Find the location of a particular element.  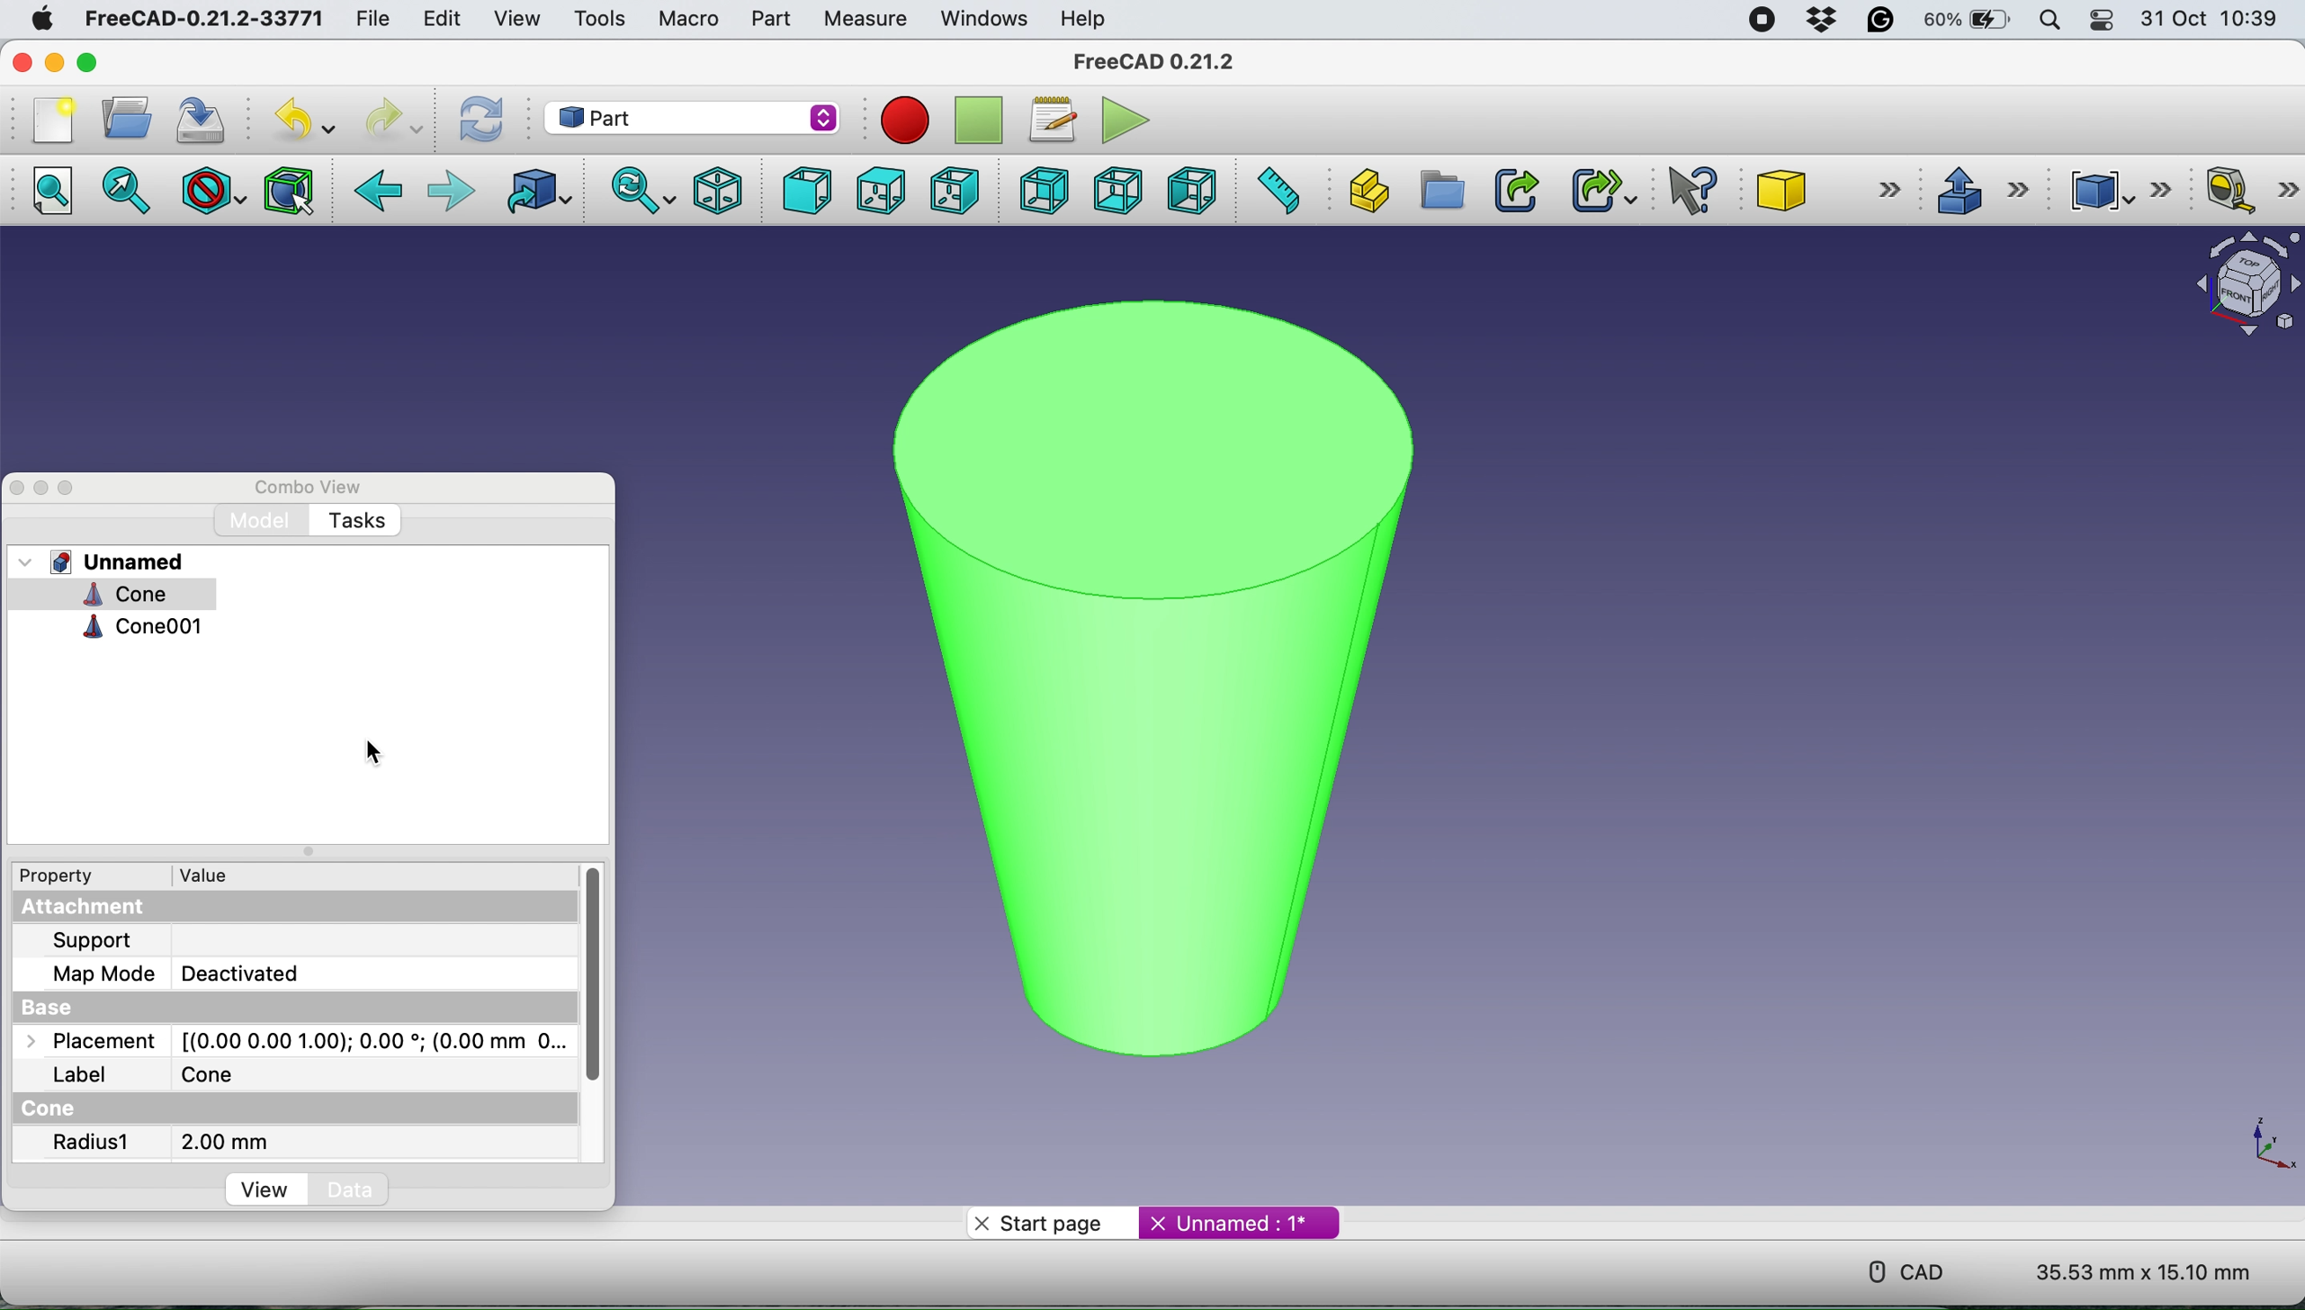

screen recorder is located at coordinates (1755, 19).